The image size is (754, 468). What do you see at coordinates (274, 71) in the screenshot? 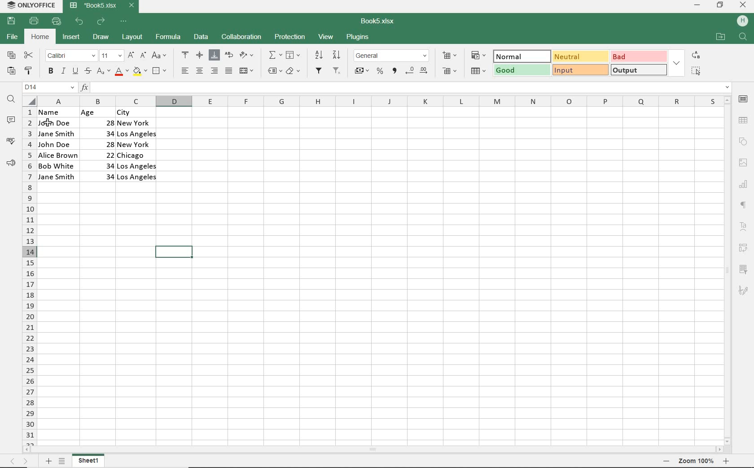
I see `NAMED RANGES` at bounding box center [274, 71].